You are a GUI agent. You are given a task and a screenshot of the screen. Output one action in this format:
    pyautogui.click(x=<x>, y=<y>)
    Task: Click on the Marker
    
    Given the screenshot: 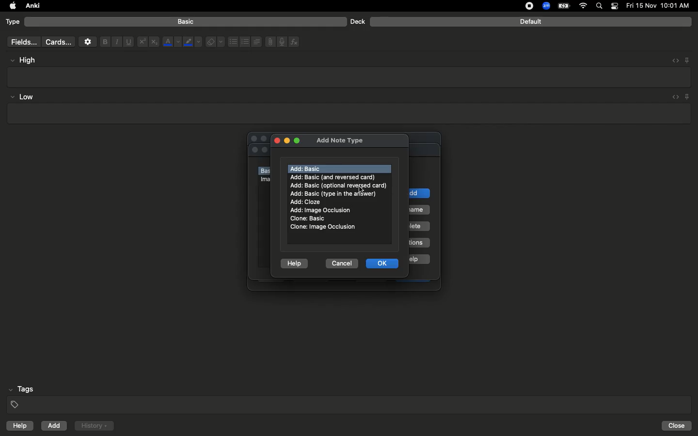 What is the action you would take?
    pyautogui.click(x=192, y=43)
    